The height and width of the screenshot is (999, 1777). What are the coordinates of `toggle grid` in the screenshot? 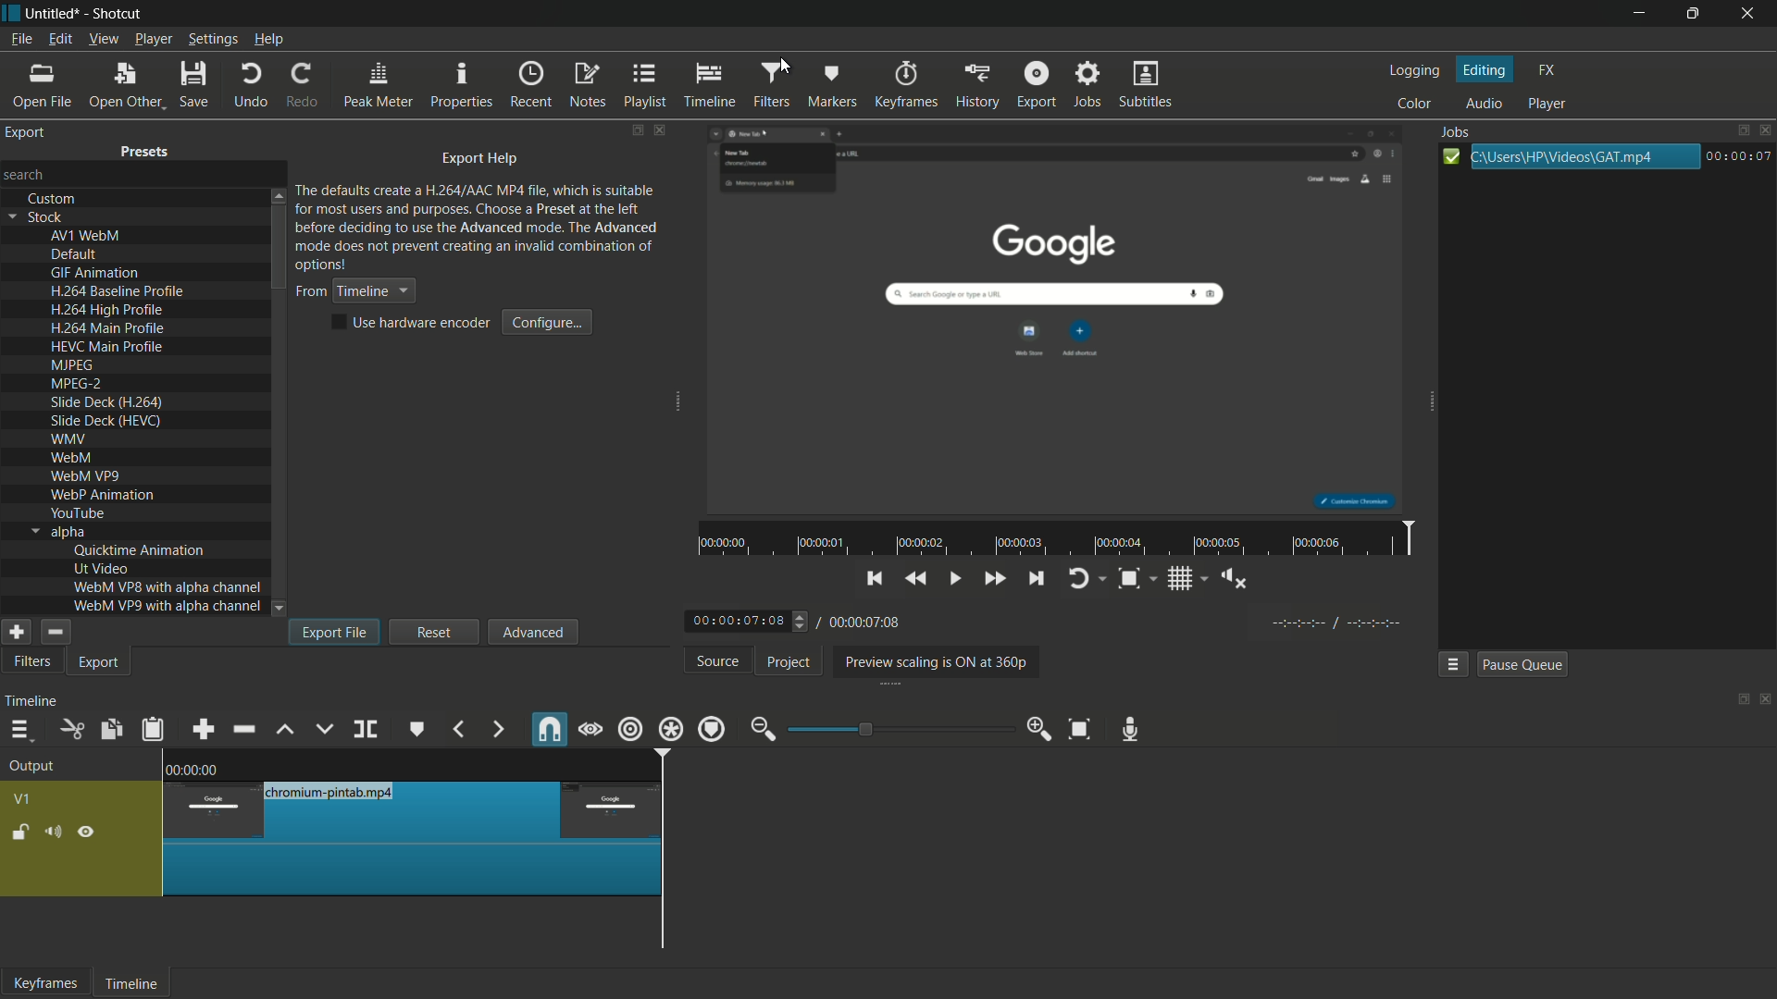 It's located at (1186, 577).